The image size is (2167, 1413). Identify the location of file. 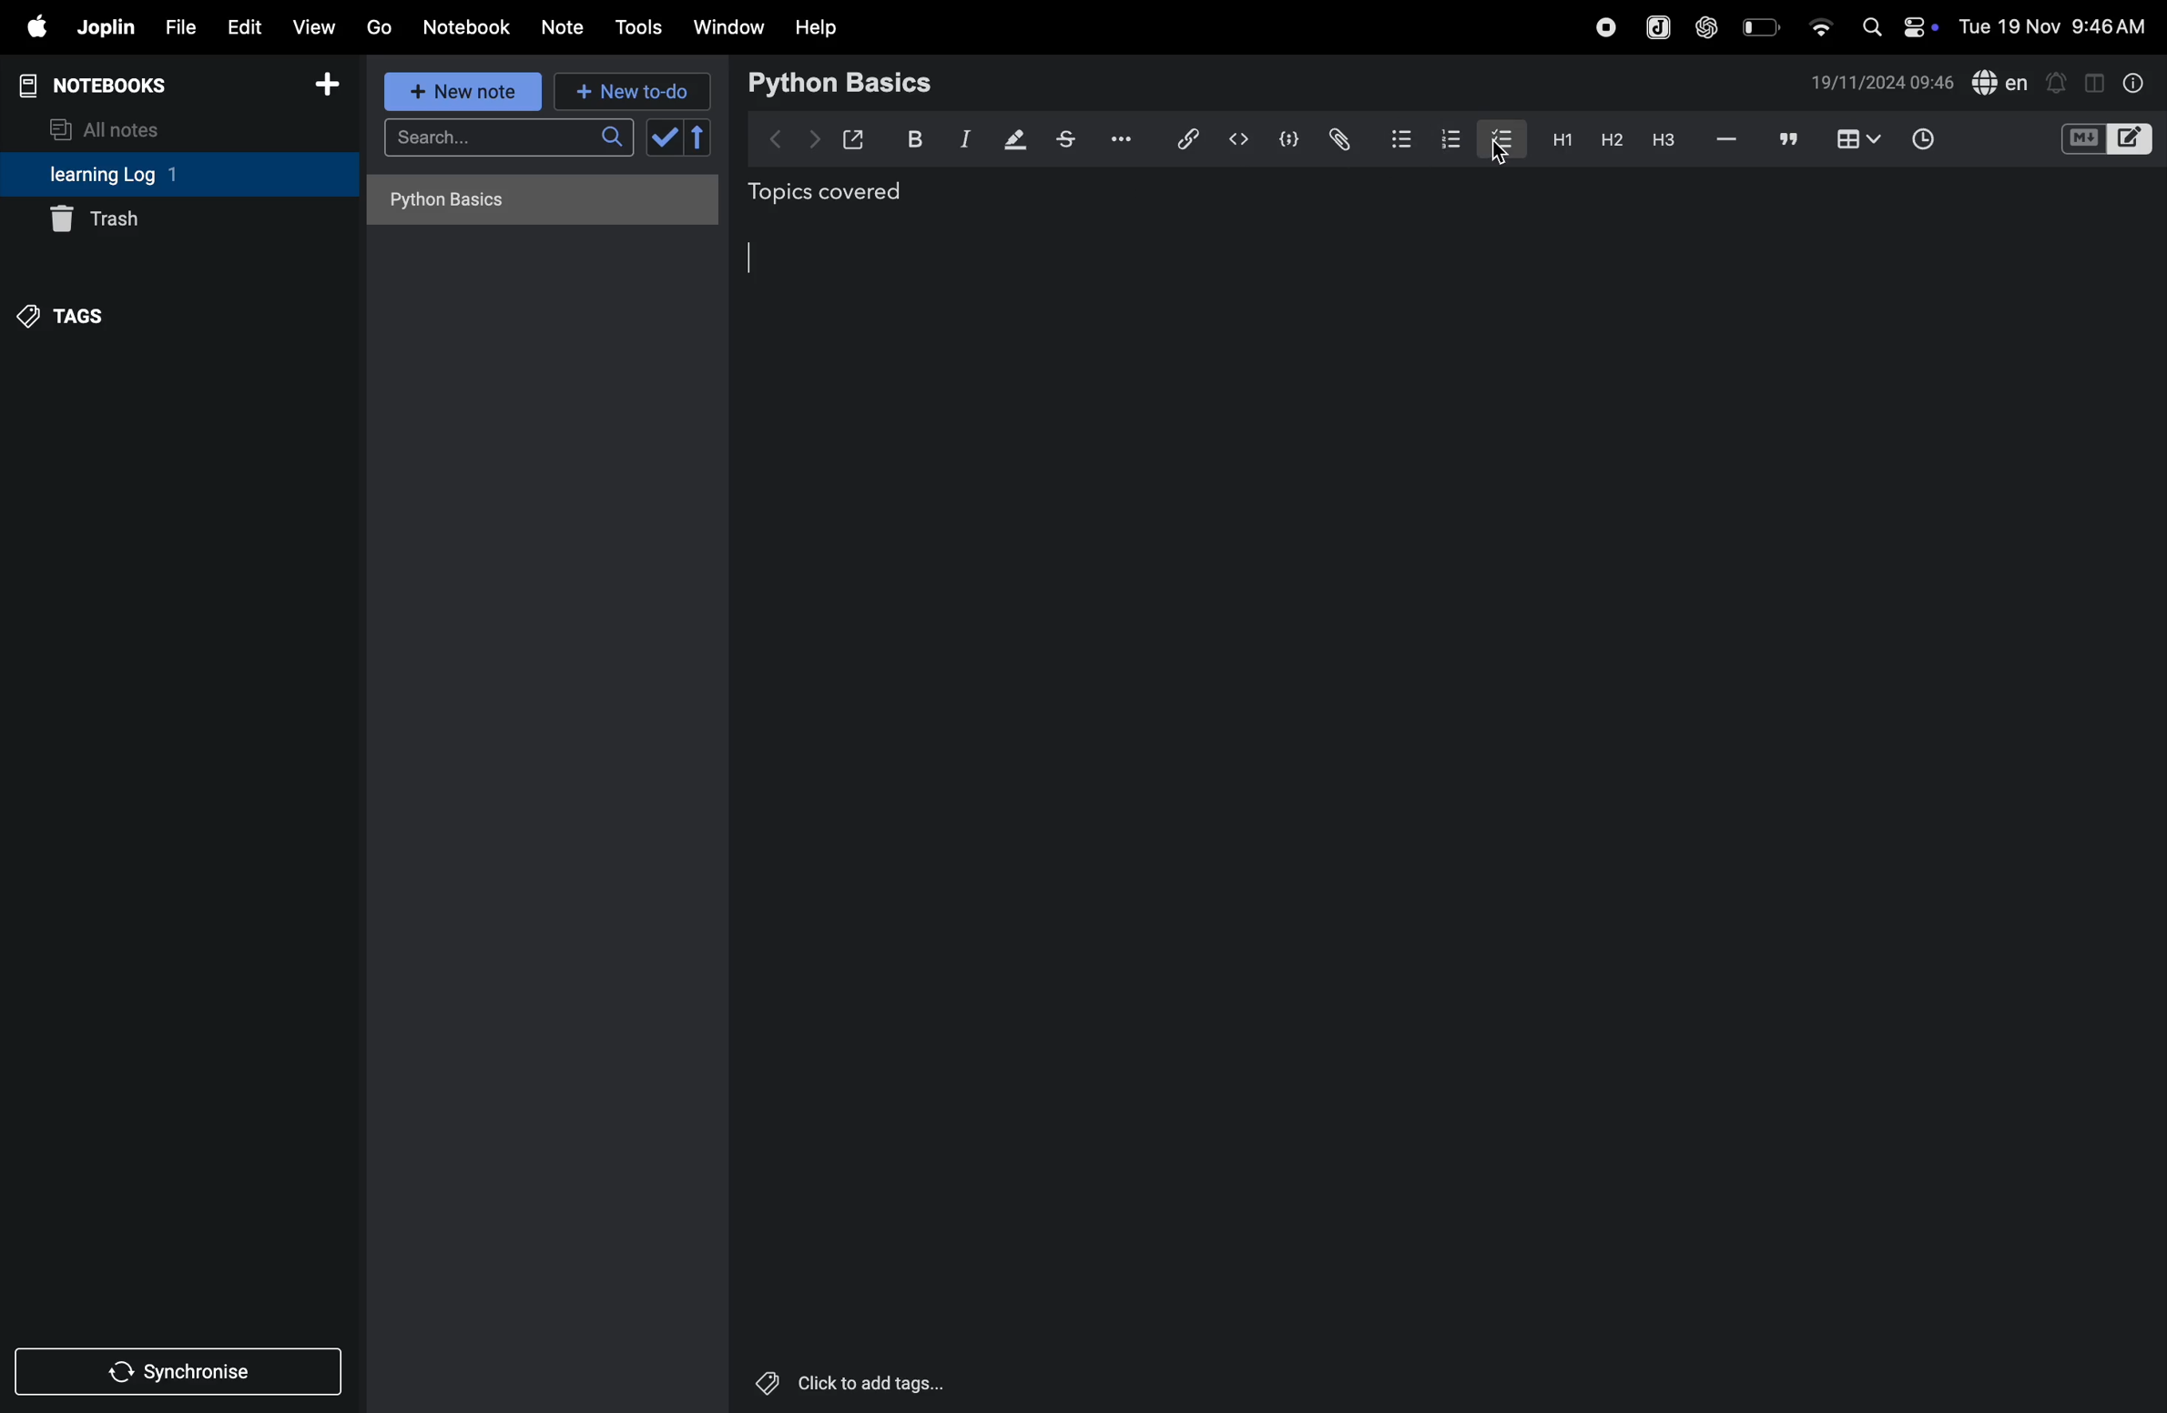
(177, 28).